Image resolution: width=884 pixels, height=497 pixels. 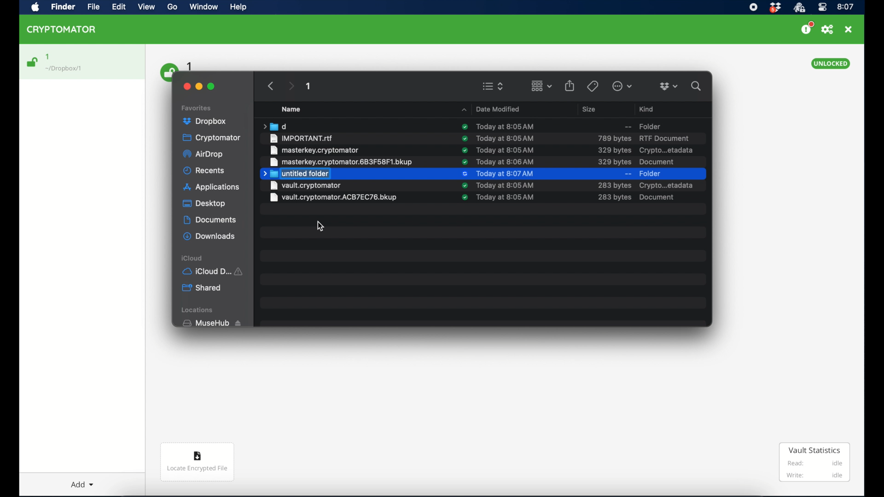 What do you see at coordinates (570, 85) in the screenshot?
I see `share` at bounding box center [570, 85].